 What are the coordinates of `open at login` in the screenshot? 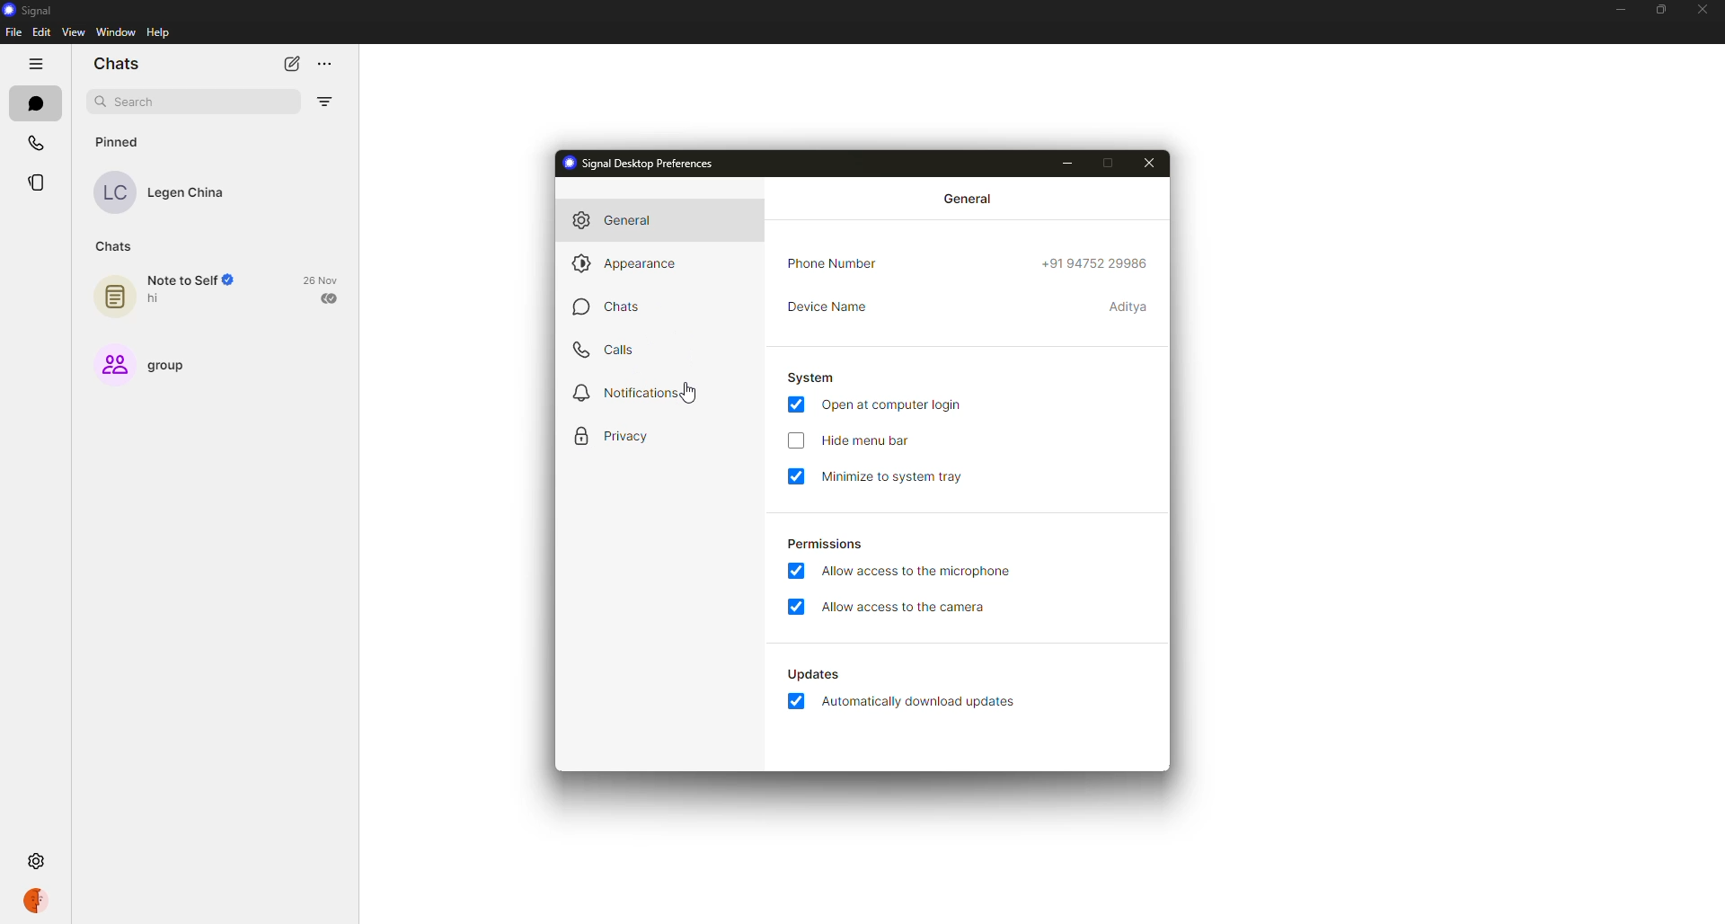 It's located at (898, 404).